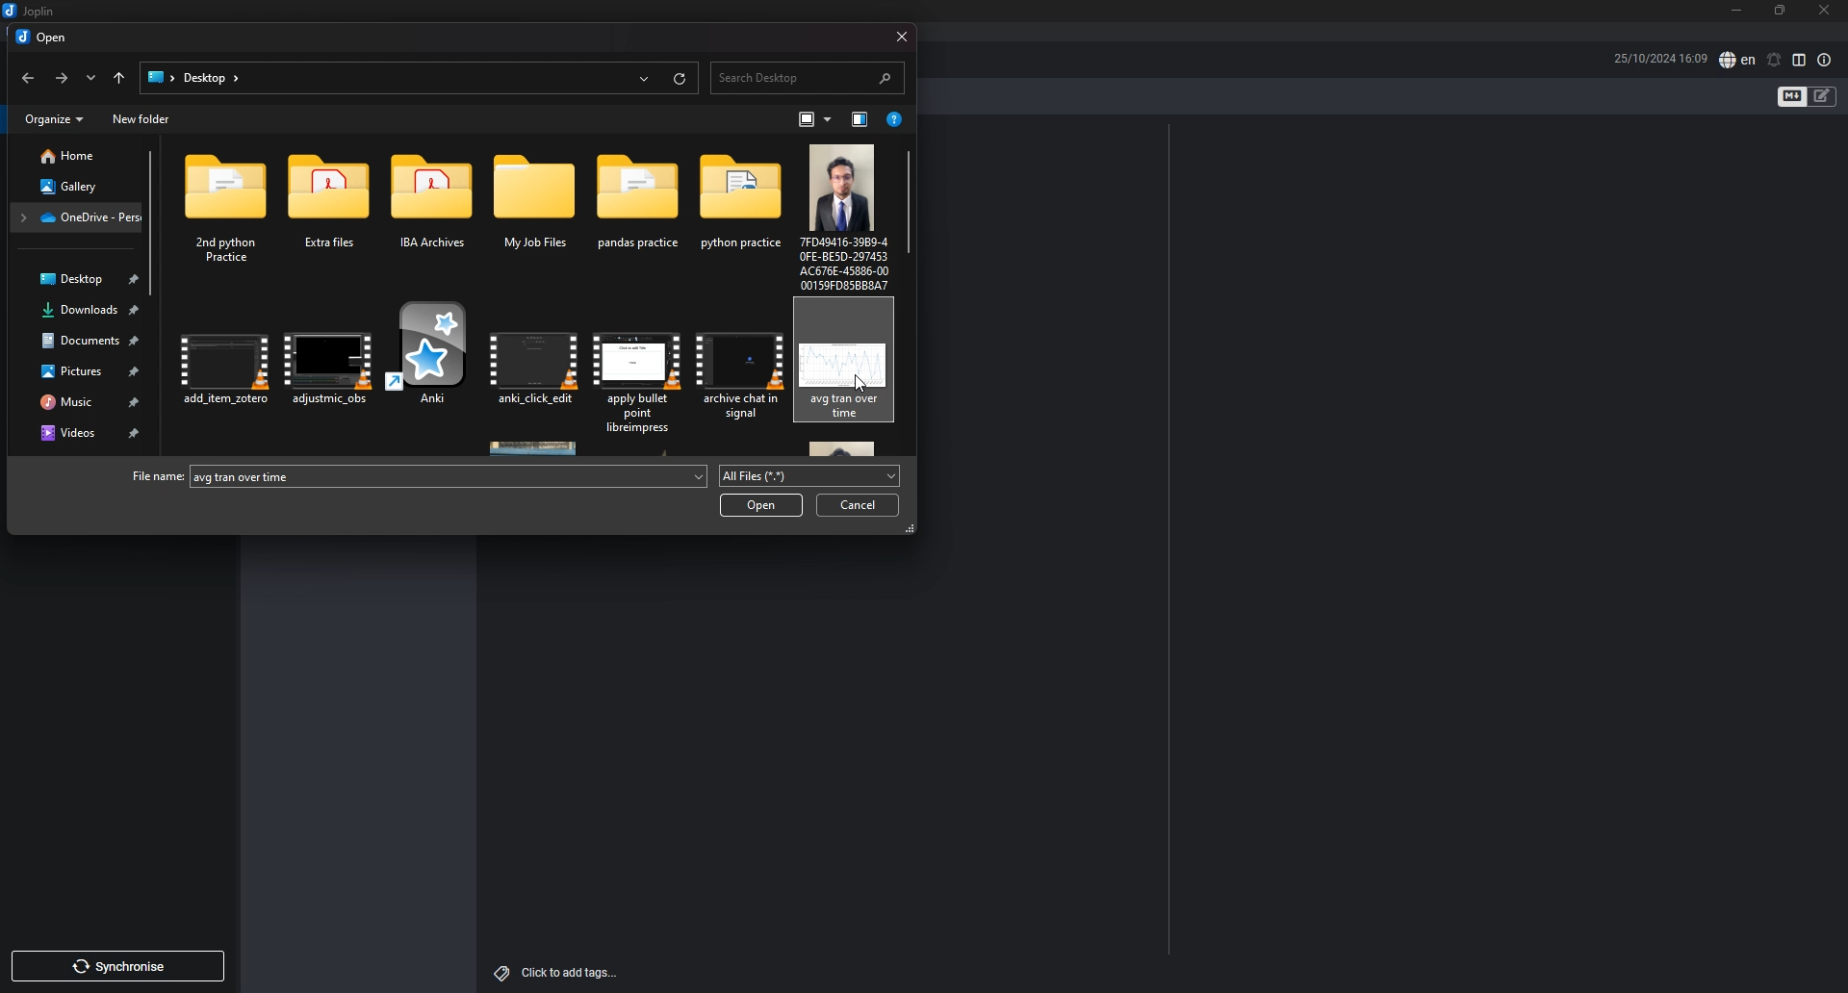 This screenshot has height=993, width=1848. What do you see at coordinates (55, 119) in the screenshot?
I see `organize` at bounding box center [55, 119].